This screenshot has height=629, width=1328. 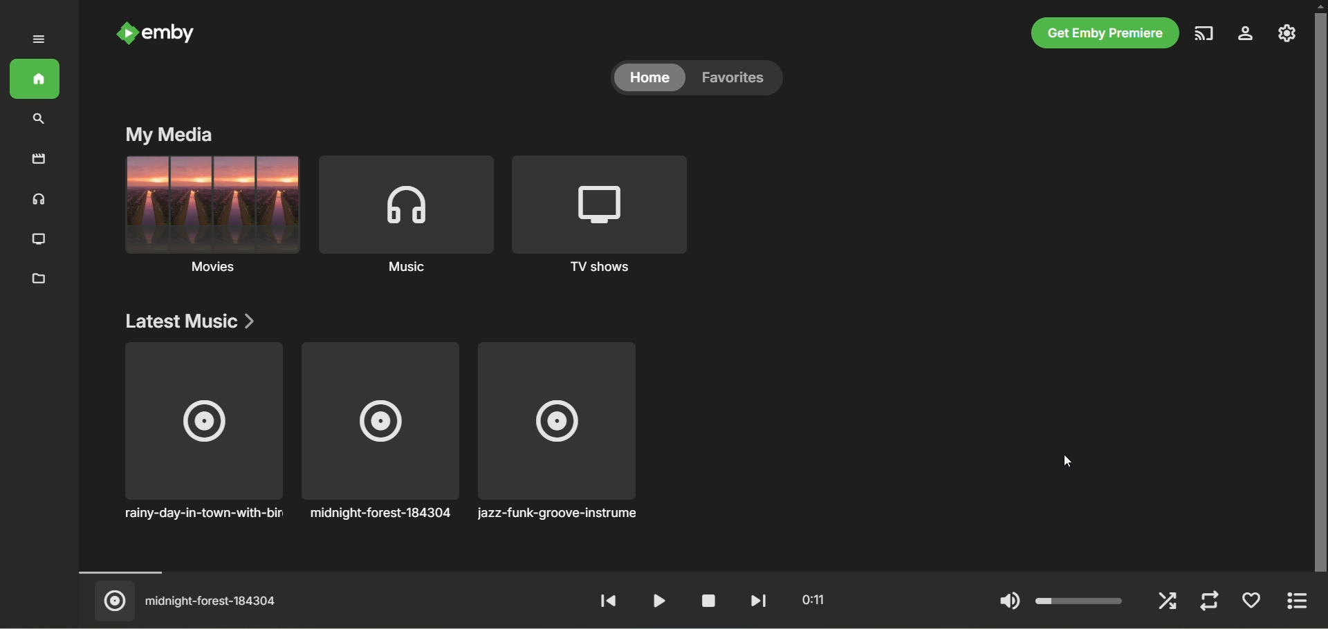 I want to click on home, so click(x=35, y=79).